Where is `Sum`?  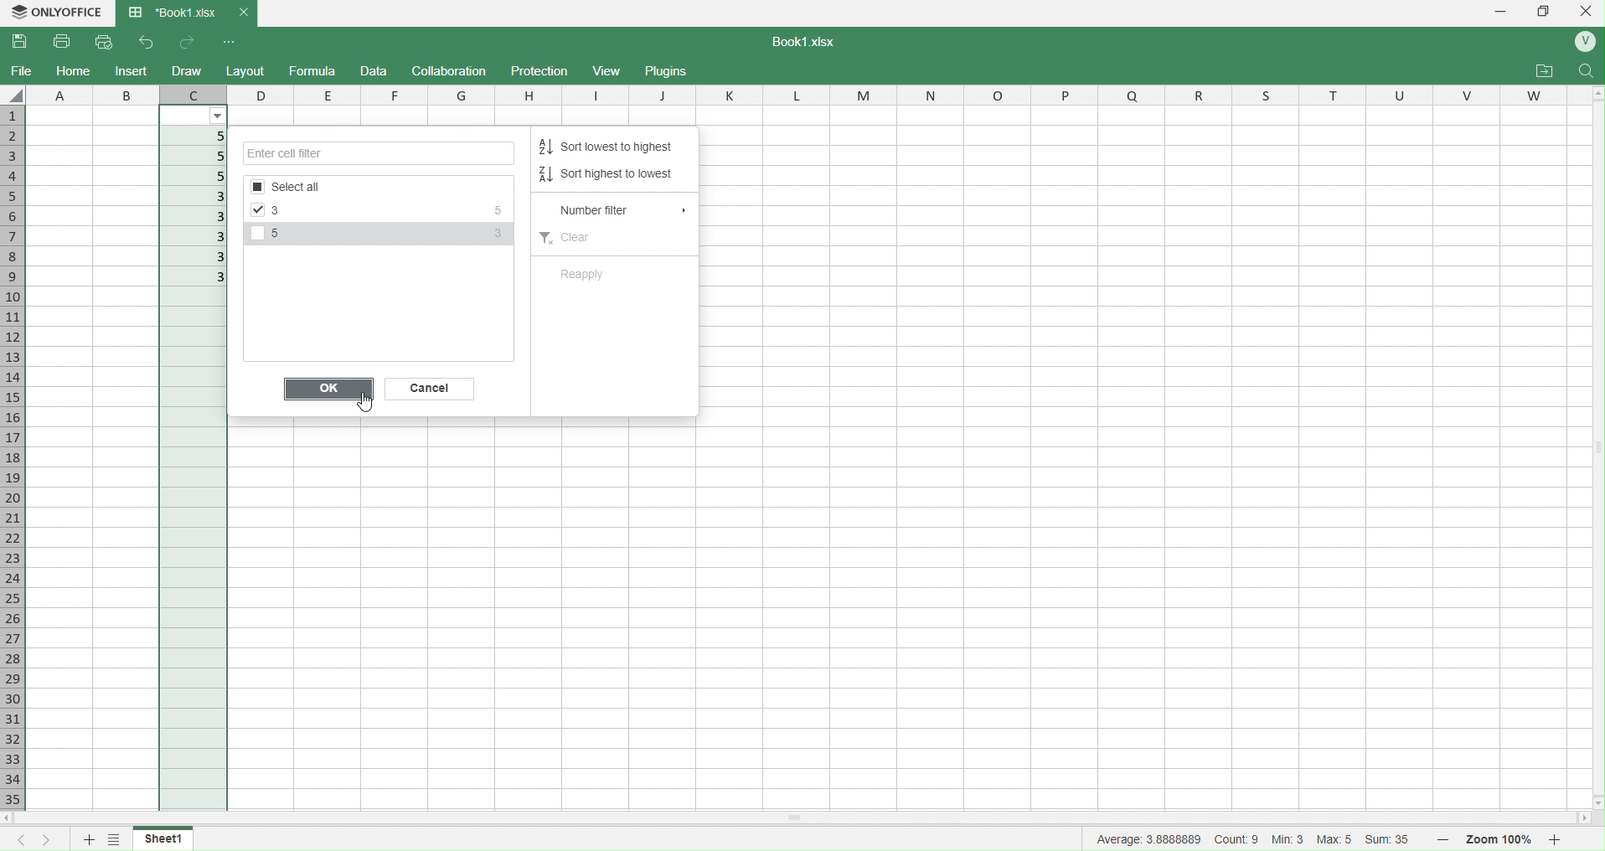 Sum is located at coordinates (1392, 841).